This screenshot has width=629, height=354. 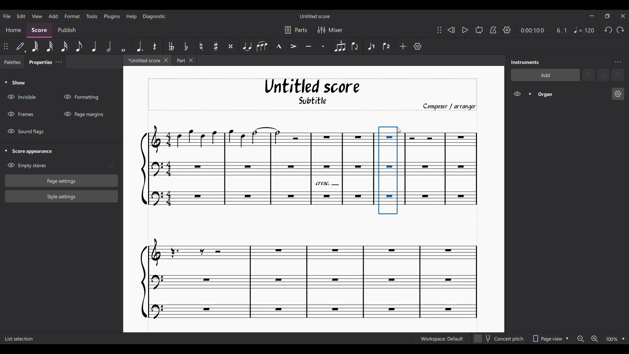 What do you see at coordinates (21, 16) in the screenshot?
I see `Edit menu` at bounding box center [21, 16].